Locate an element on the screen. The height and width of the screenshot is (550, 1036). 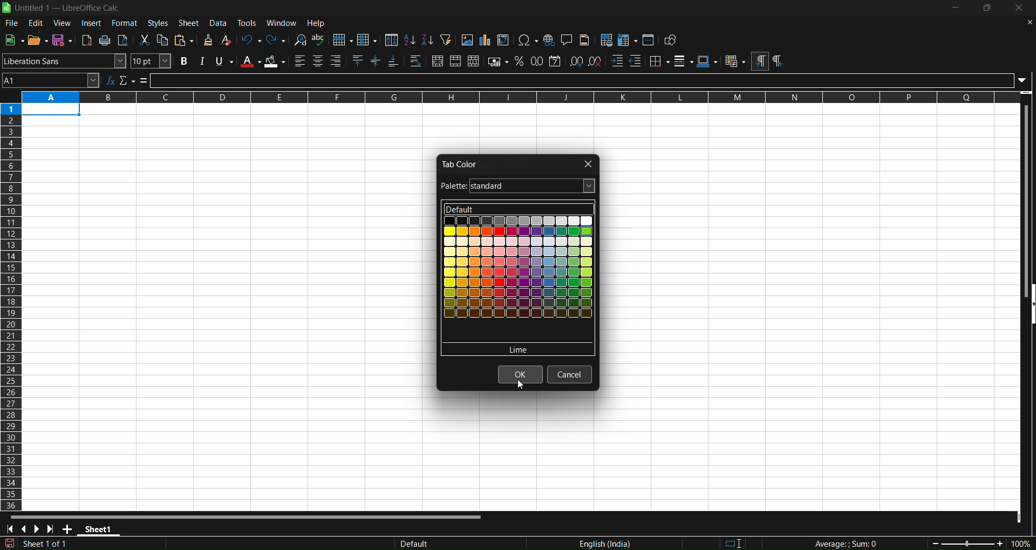
add new sheet is located at coordinates (69, 531).